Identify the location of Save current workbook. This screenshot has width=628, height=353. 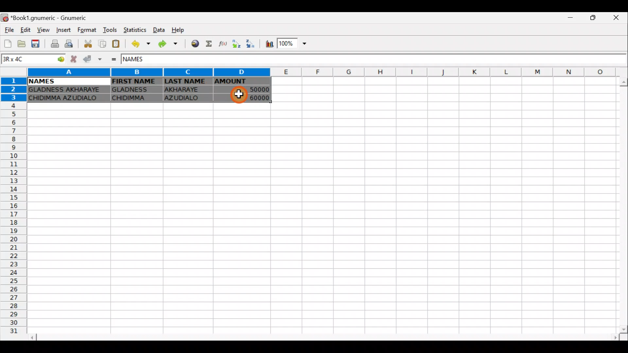
(37, 43).